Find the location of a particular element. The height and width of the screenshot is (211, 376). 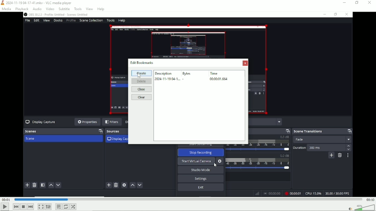

Play is located at coordinates (5, 207).